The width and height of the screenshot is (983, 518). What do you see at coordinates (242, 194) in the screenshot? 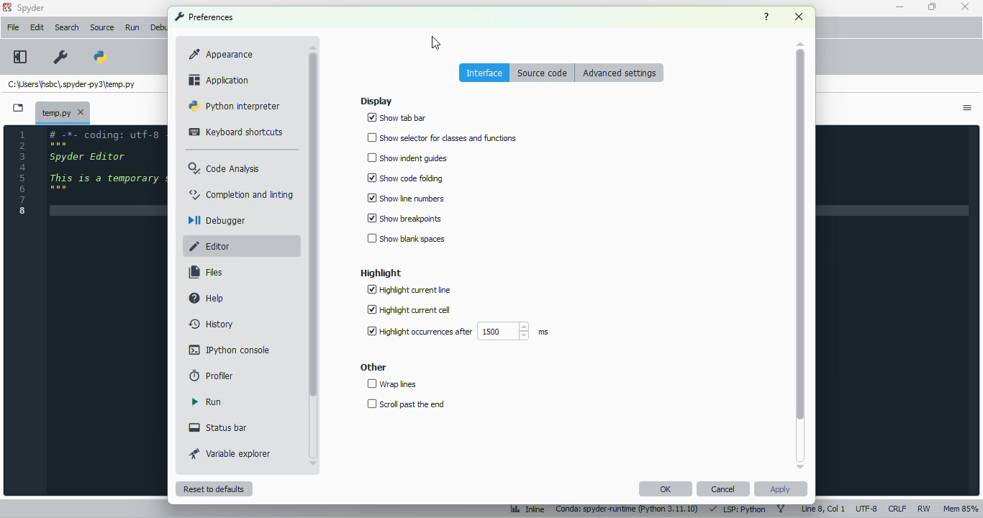
I see `completion and linting` at bounding box center [242, 194].